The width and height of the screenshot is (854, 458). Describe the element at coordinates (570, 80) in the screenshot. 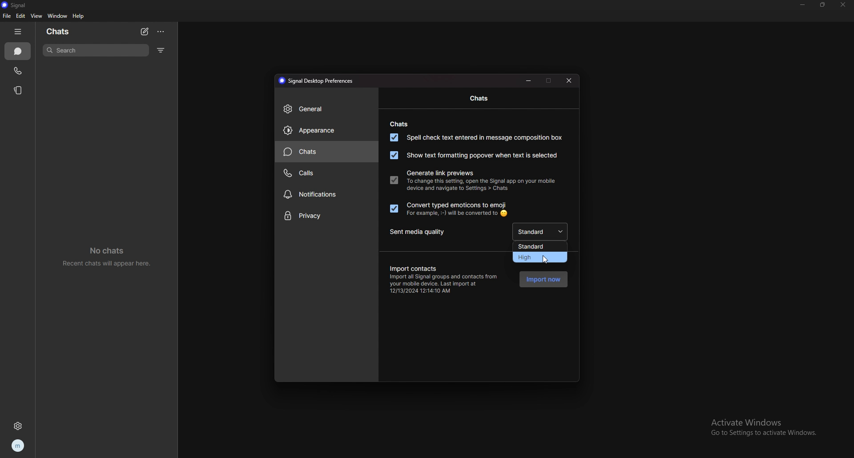

I see `close` at that location.